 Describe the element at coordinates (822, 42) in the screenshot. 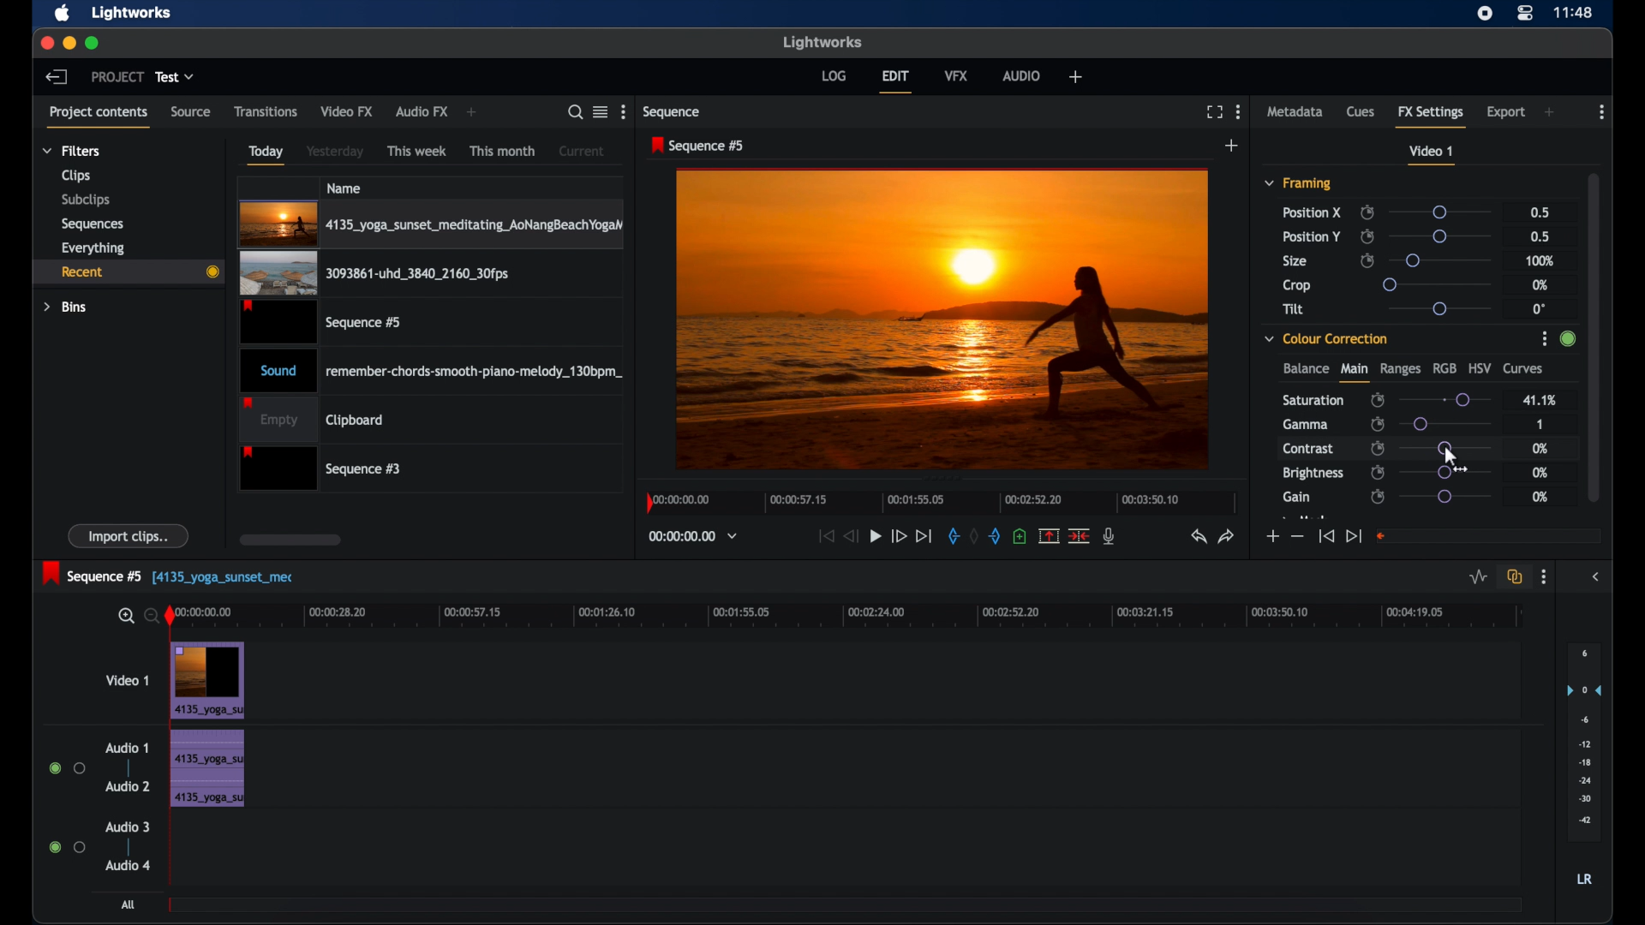

I see `lightworks` at that location.